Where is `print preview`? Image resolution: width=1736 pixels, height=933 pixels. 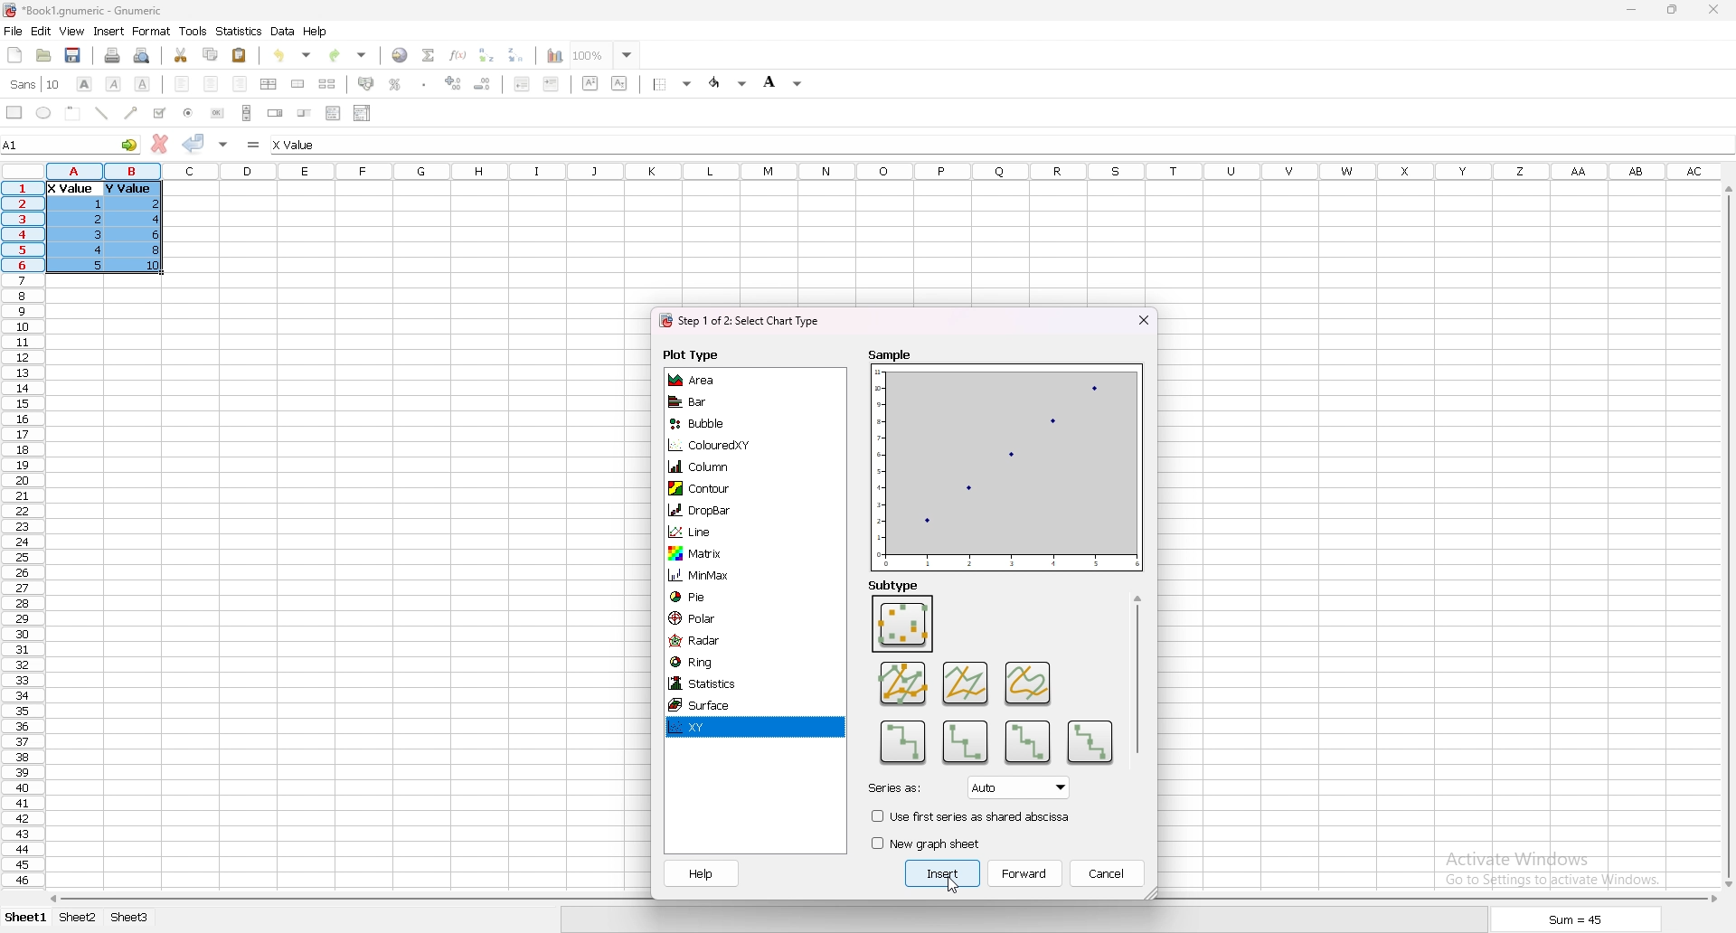 print preview is located at coordinates (143, 55).